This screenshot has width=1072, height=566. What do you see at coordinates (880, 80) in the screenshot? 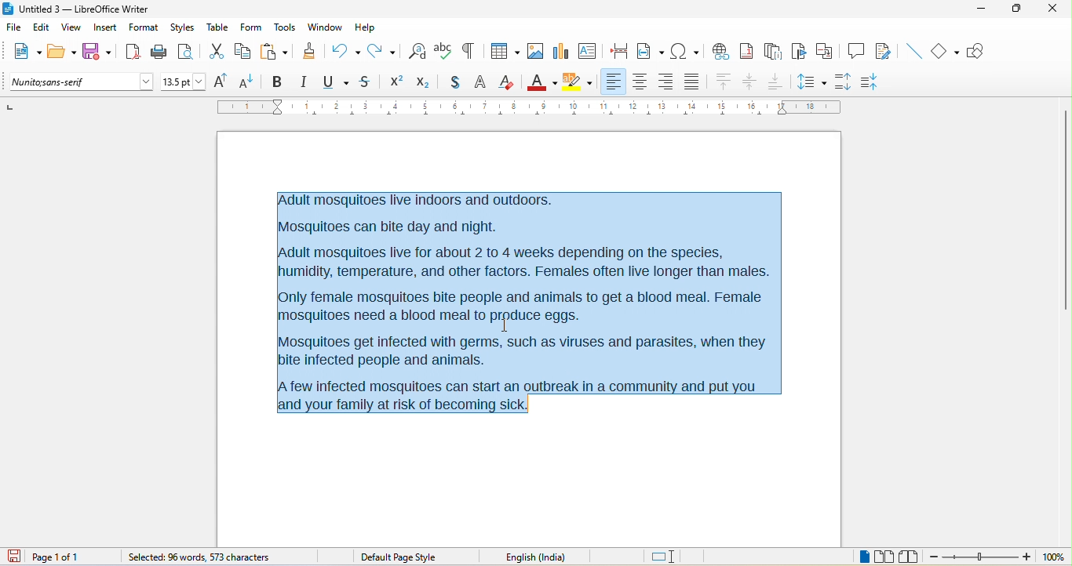
I see `decrease paragraph spacing` at bounding box center [880, 80].